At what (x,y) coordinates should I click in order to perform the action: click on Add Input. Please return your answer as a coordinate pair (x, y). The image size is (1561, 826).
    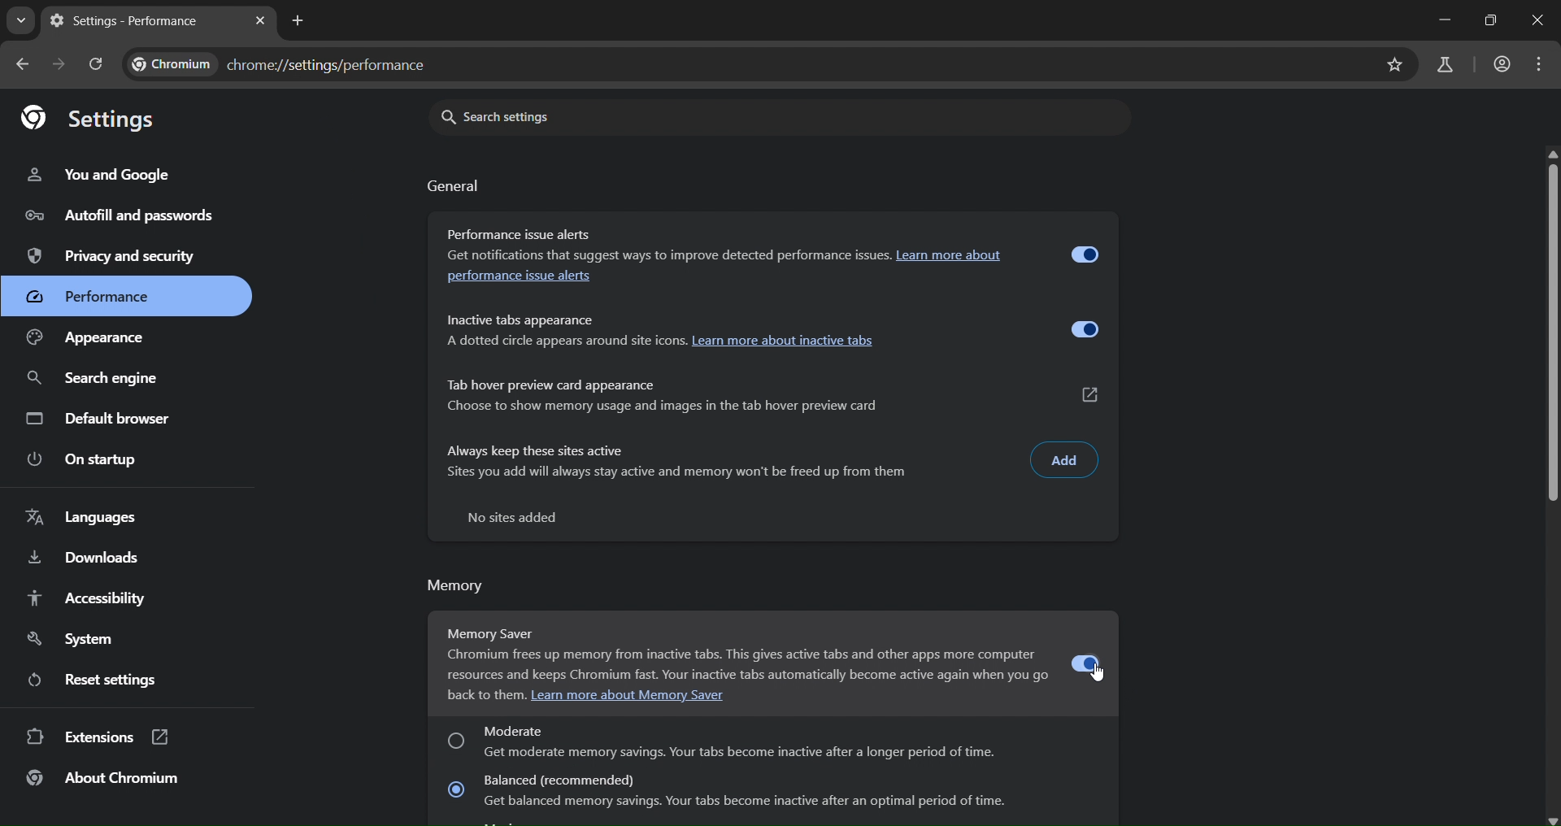
    Looking at the image, I should click on (1066, 462).